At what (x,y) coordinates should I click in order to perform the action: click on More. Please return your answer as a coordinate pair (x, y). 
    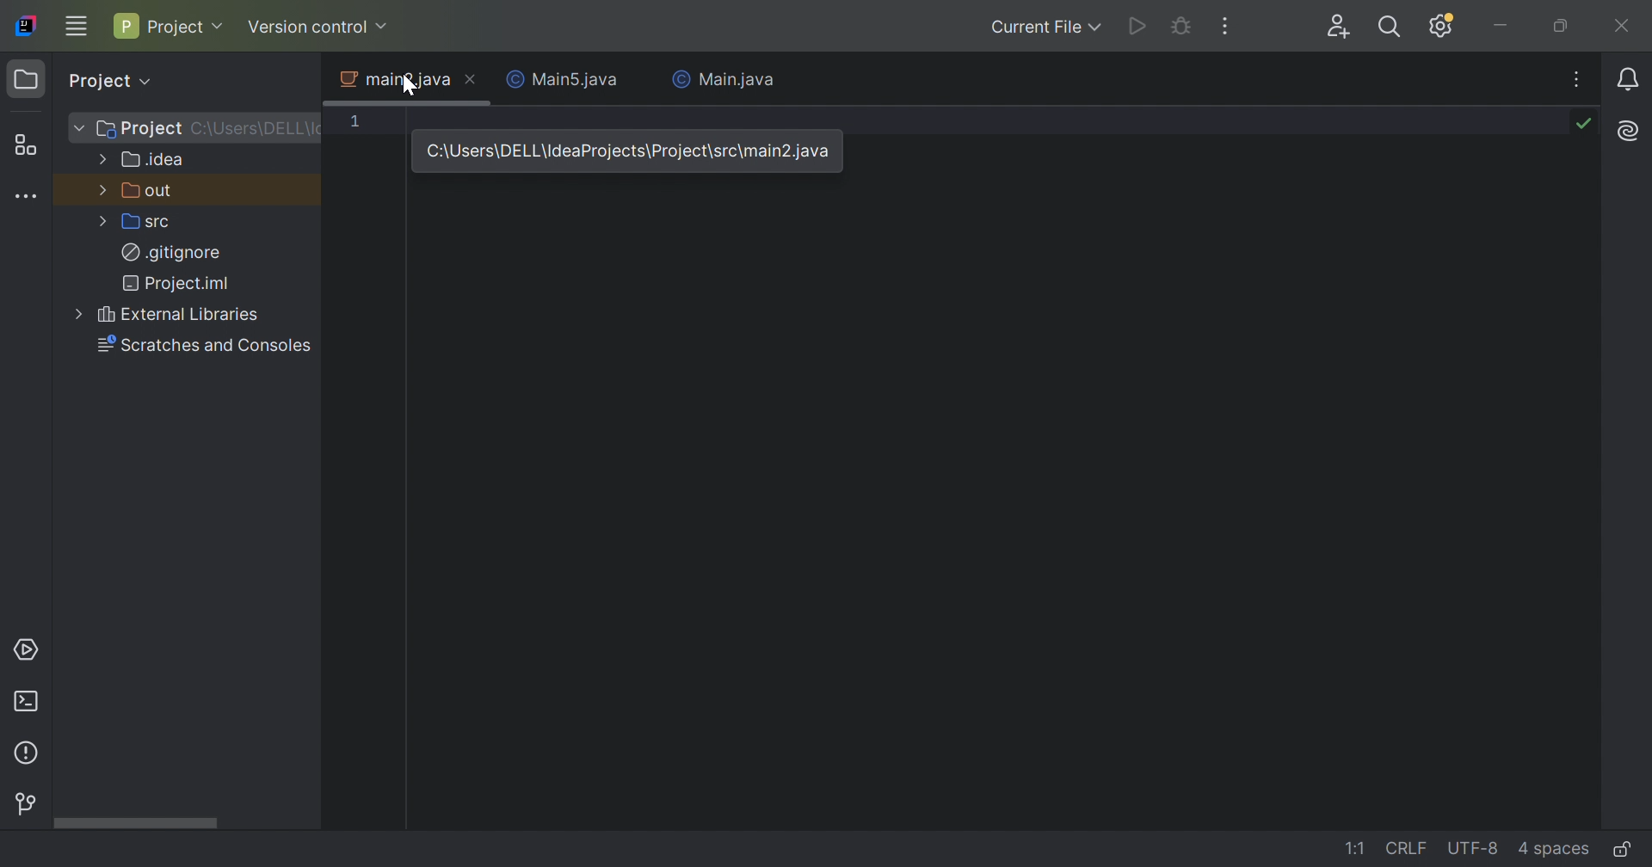
    Looking at the image, I should click on (78, 127).